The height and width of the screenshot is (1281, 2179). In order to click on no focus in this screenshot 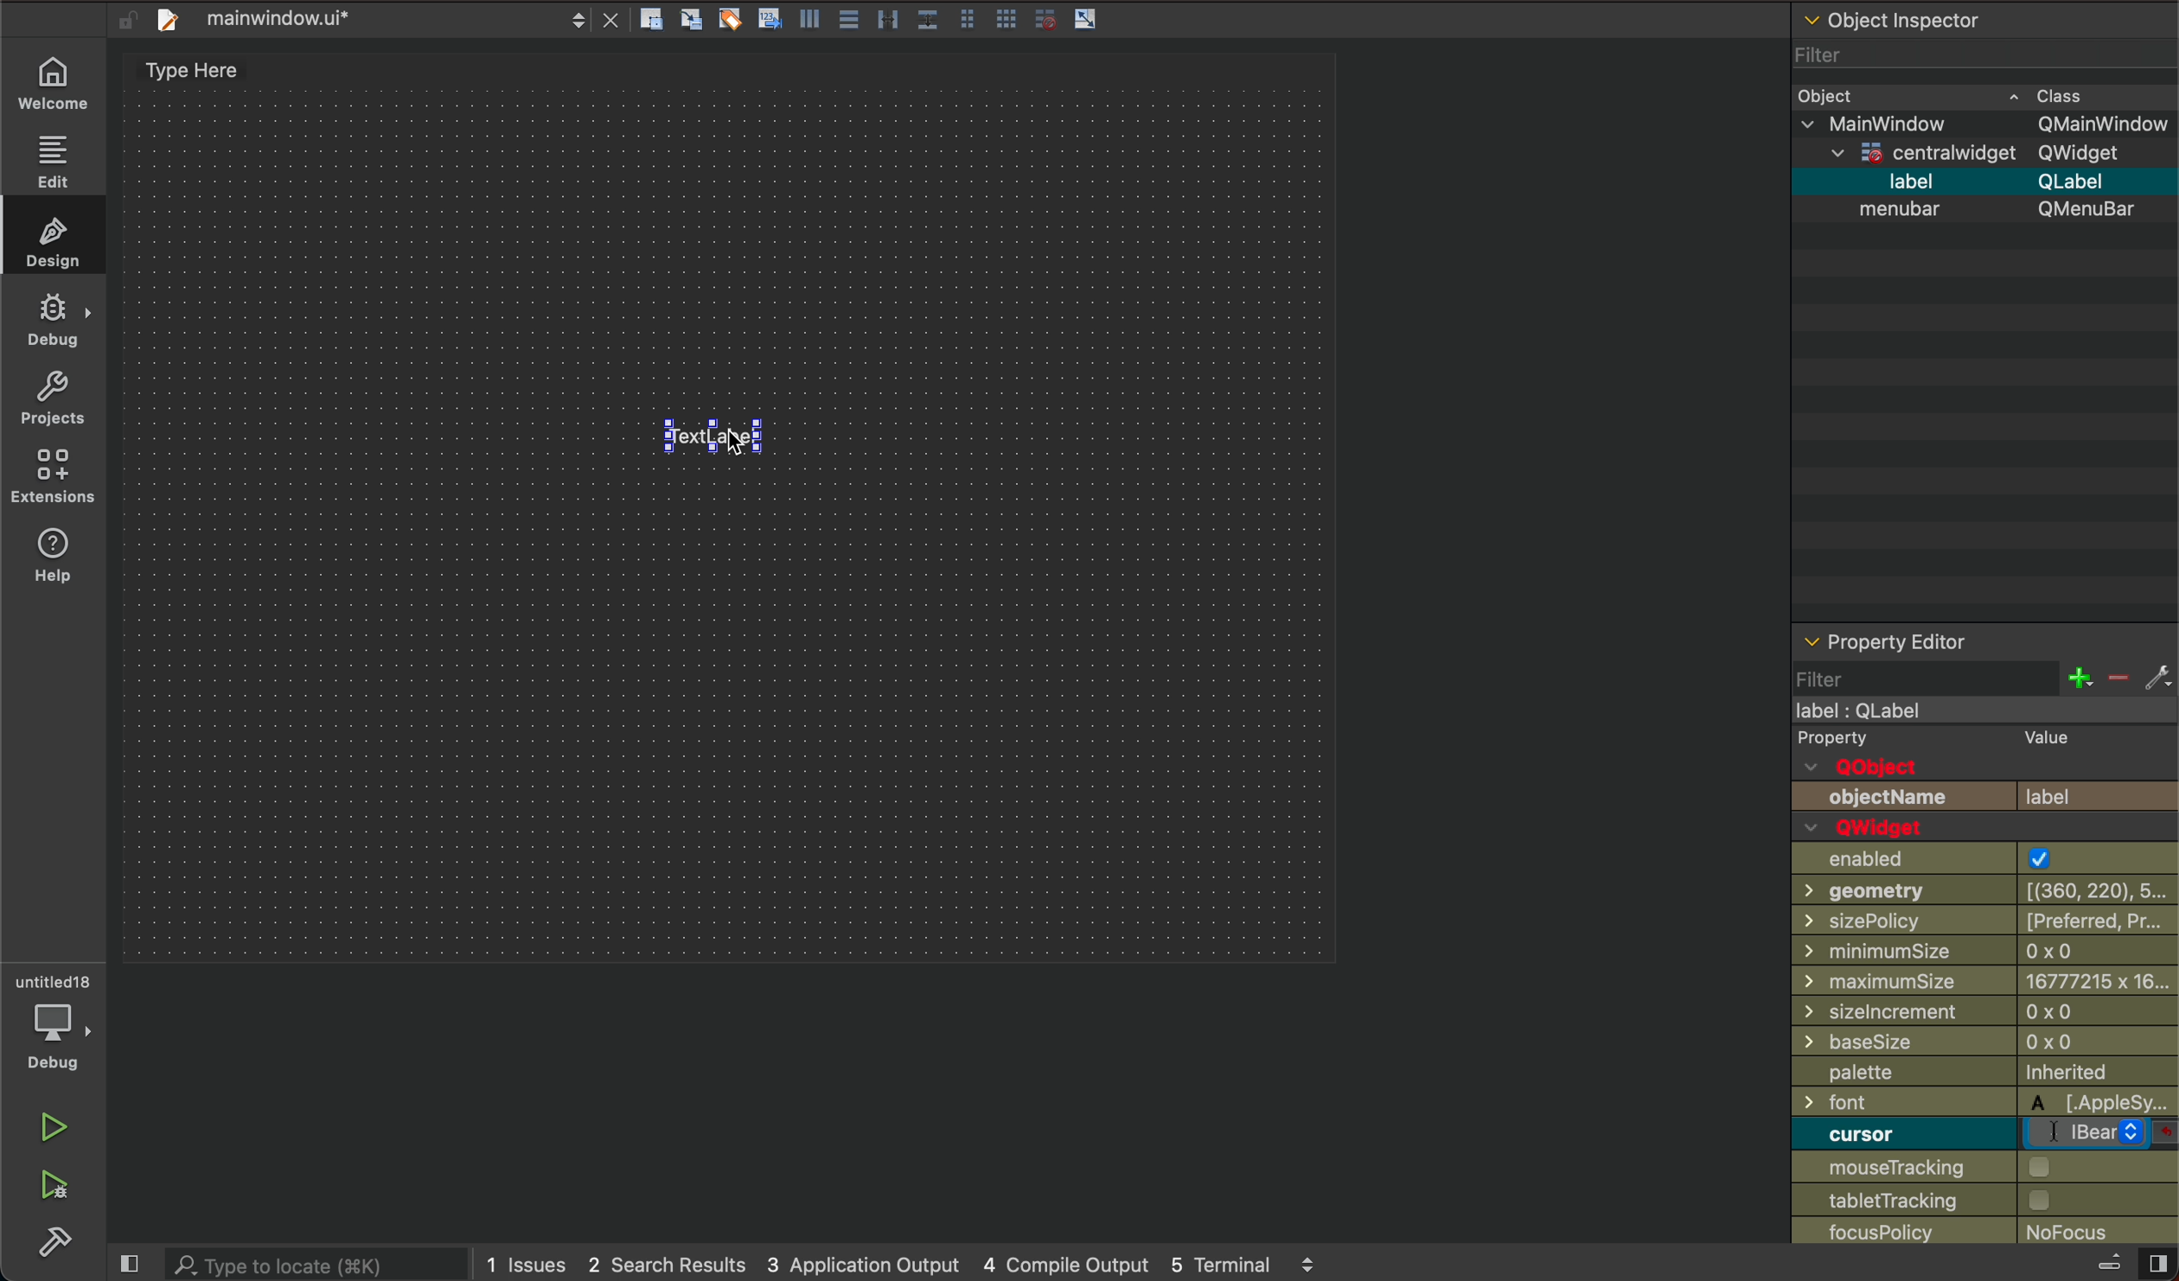, I will do `click(2068, 1233)`.